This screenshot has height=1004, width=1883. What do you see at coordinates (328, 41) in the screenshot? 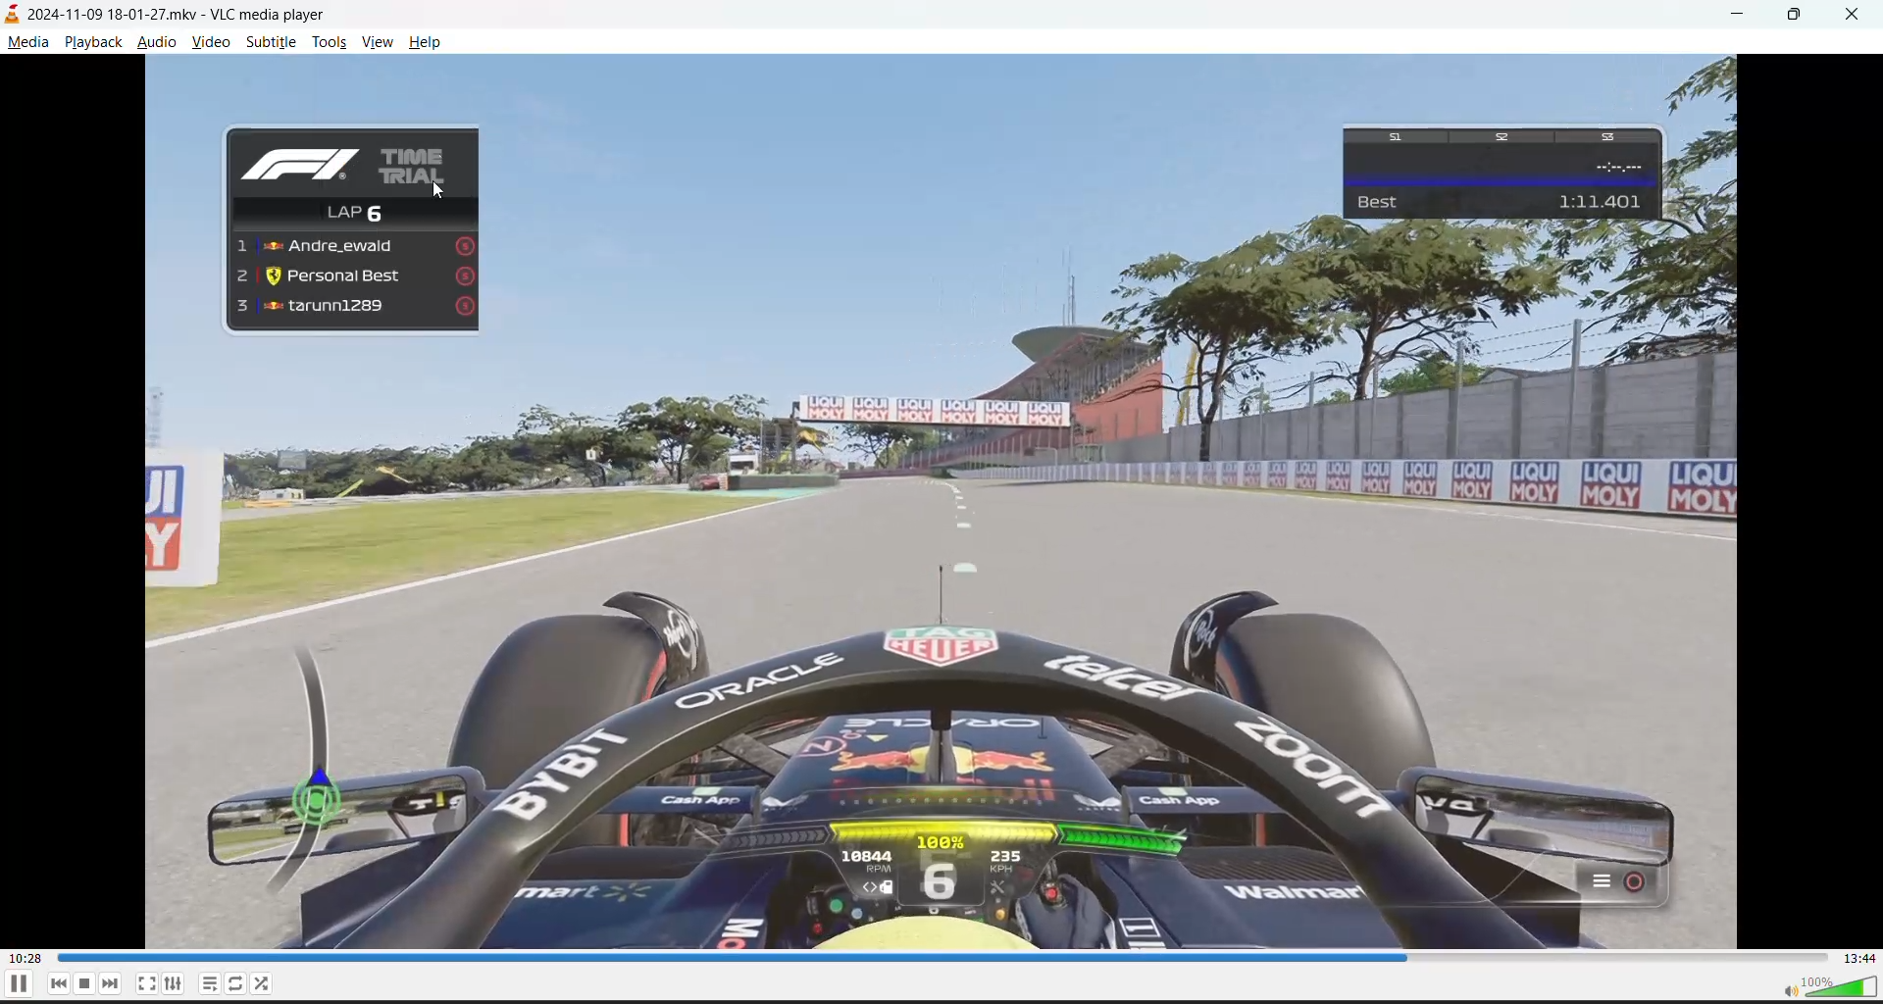
I see `tools` at bounding box center [328, 41].